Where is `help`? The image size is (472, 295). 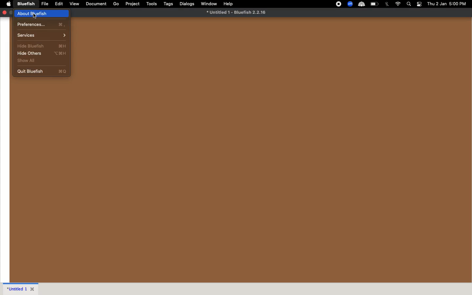
help is located at coordinates (229, 4).